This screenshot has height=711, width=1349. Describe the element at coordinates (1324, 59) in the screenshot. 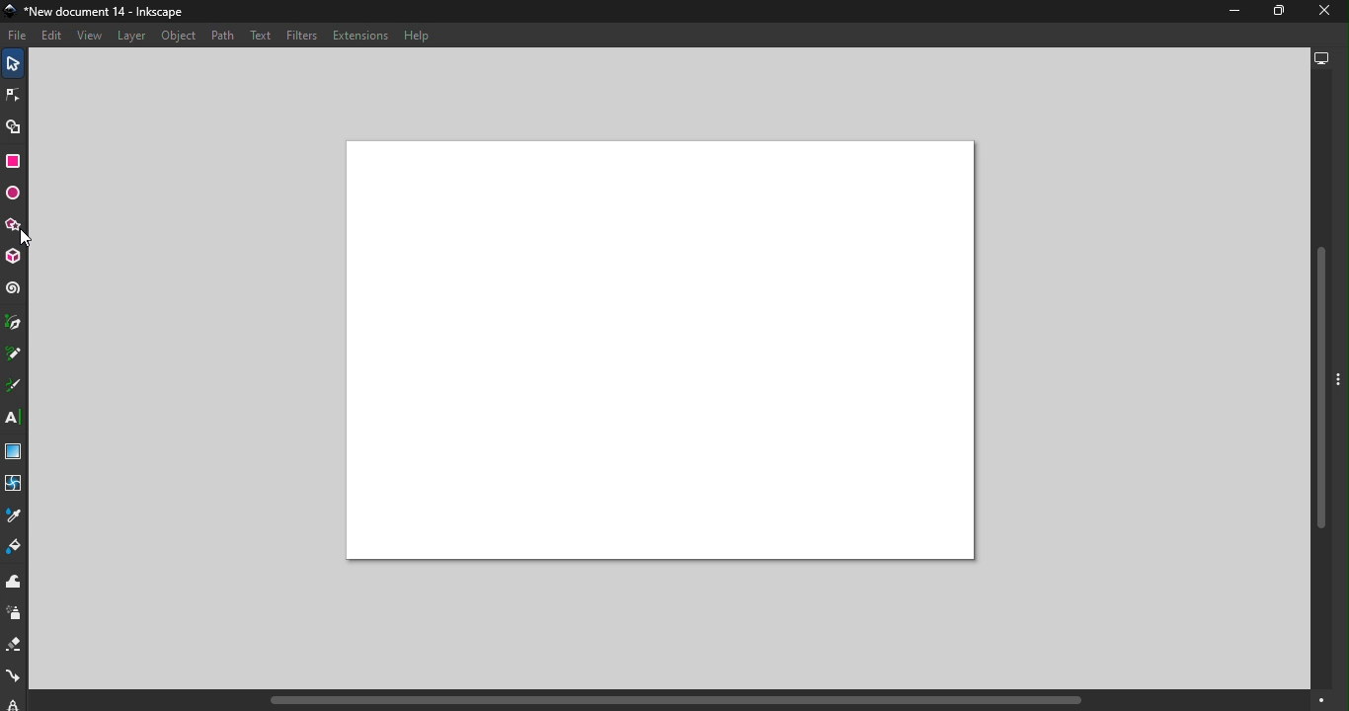

I see `Display options` at that location.